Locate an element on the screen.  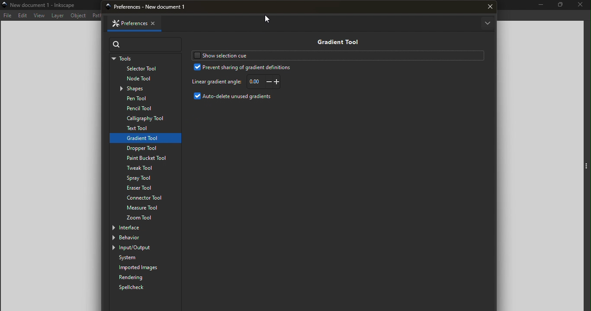
Behavior is located at coordinates (139, 238).